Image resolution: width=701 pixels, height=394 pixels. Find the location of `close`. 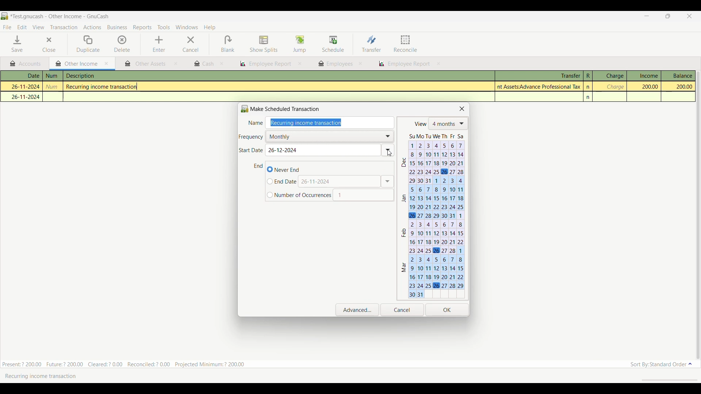

close is located at coordinates (222, 64).